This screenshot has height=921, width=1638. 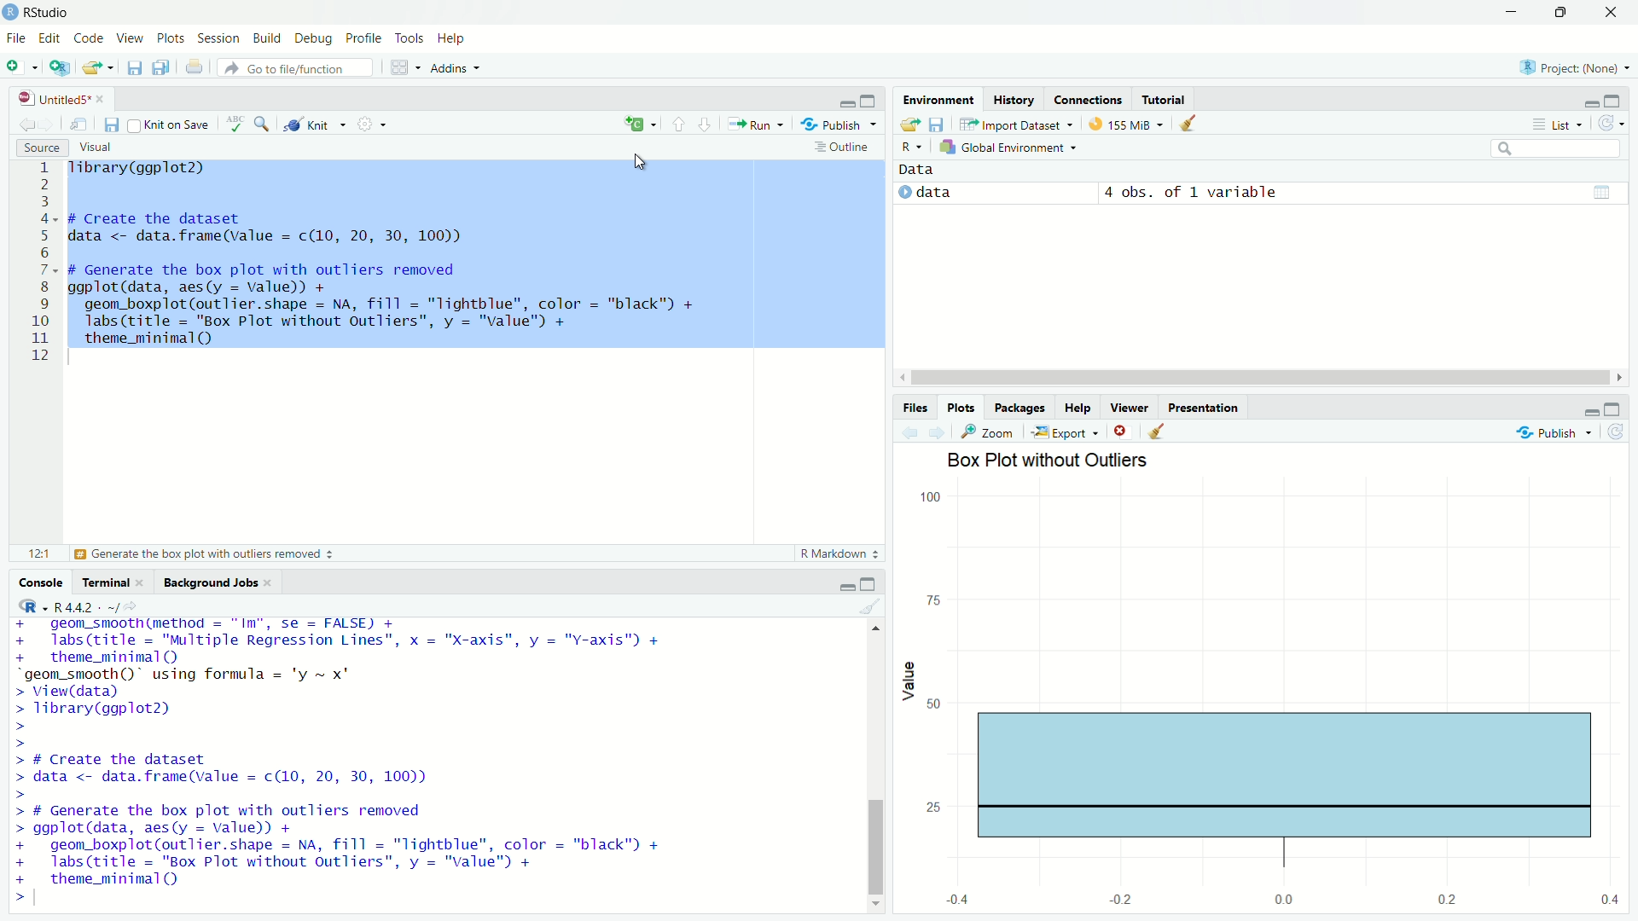 What do you see at coordinates (909, 407) in the screenshot?
I see `` at bounding box center [909, 407].